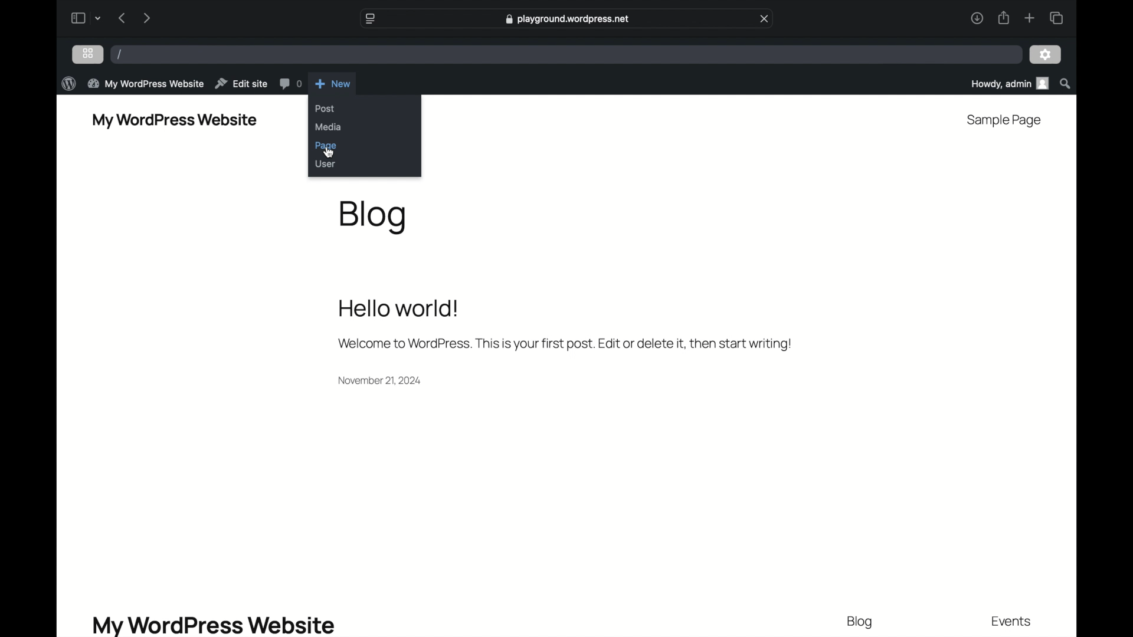  What do you see at coordinates (333, 83) in the screenshot?
I see `new` at bounding box center [333, 83].